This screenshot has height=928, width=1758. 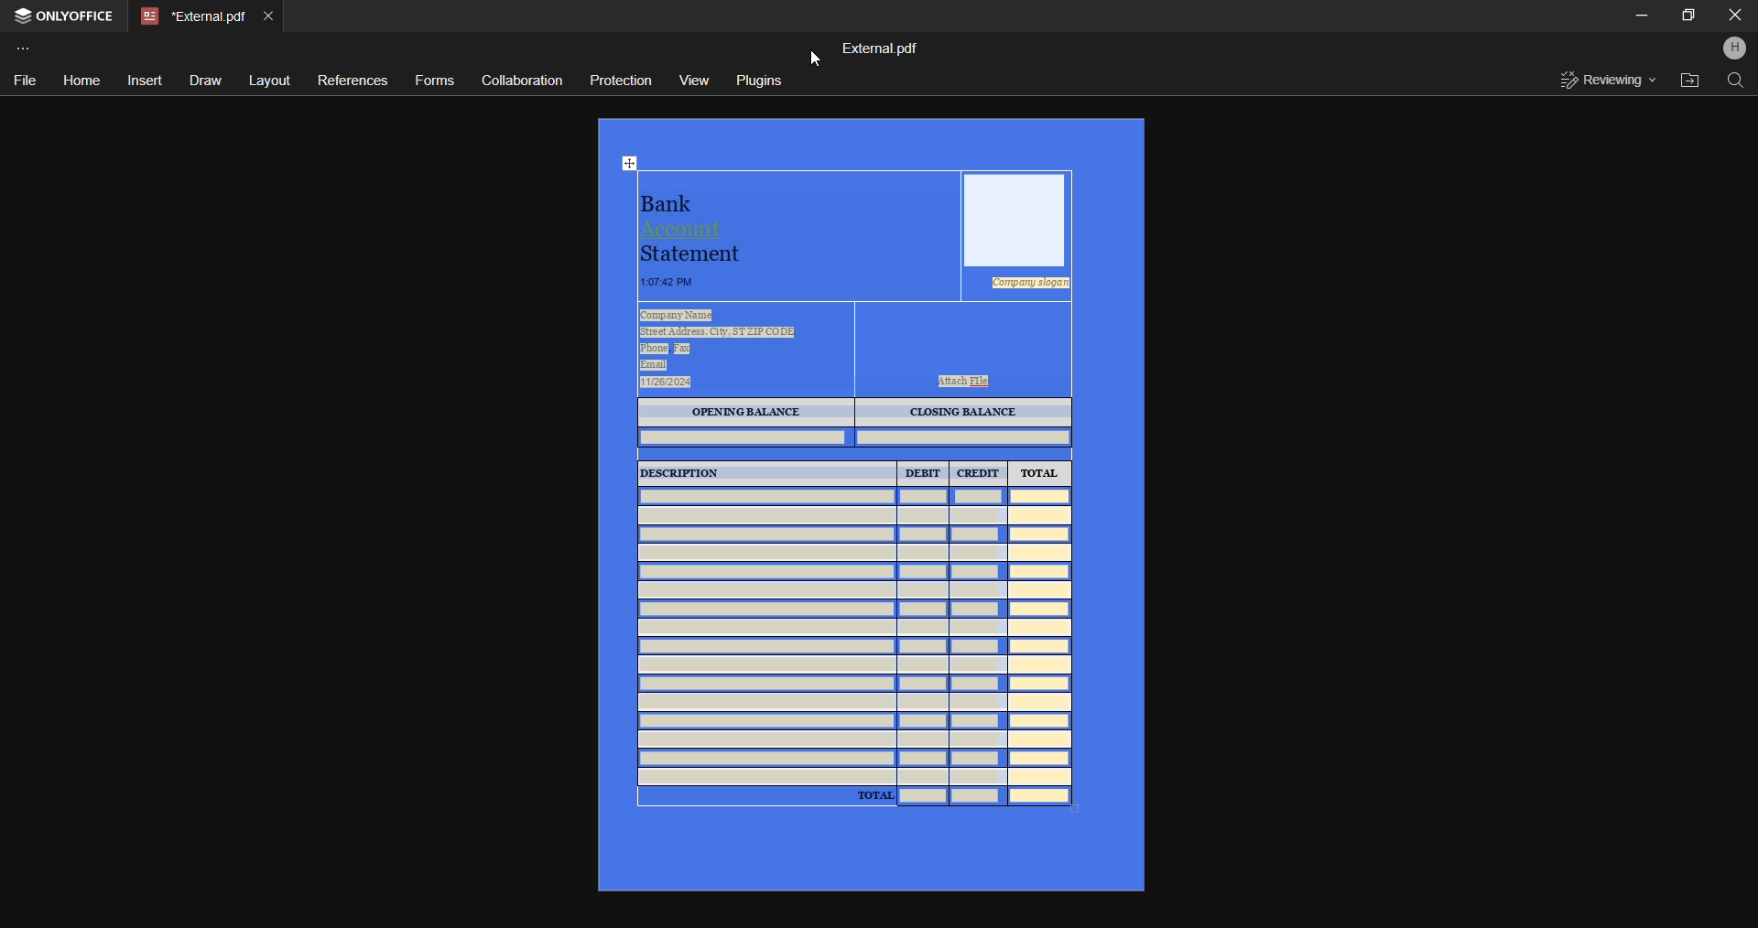 I want to click on External.pdf(File name), so click(x=882, y=47).